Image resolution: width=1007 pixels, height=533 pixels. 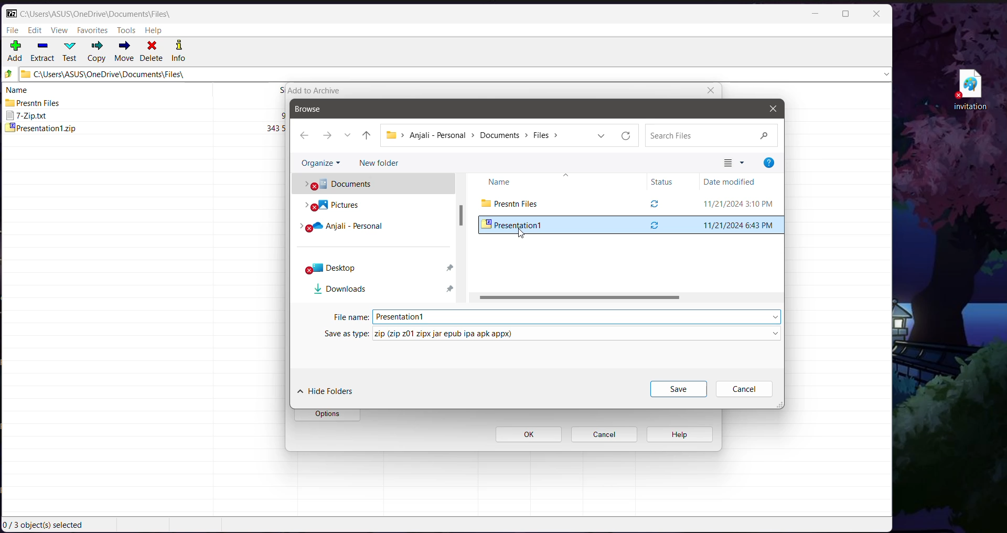 I want to click on Hide Folders, so click(x=325, y=390).